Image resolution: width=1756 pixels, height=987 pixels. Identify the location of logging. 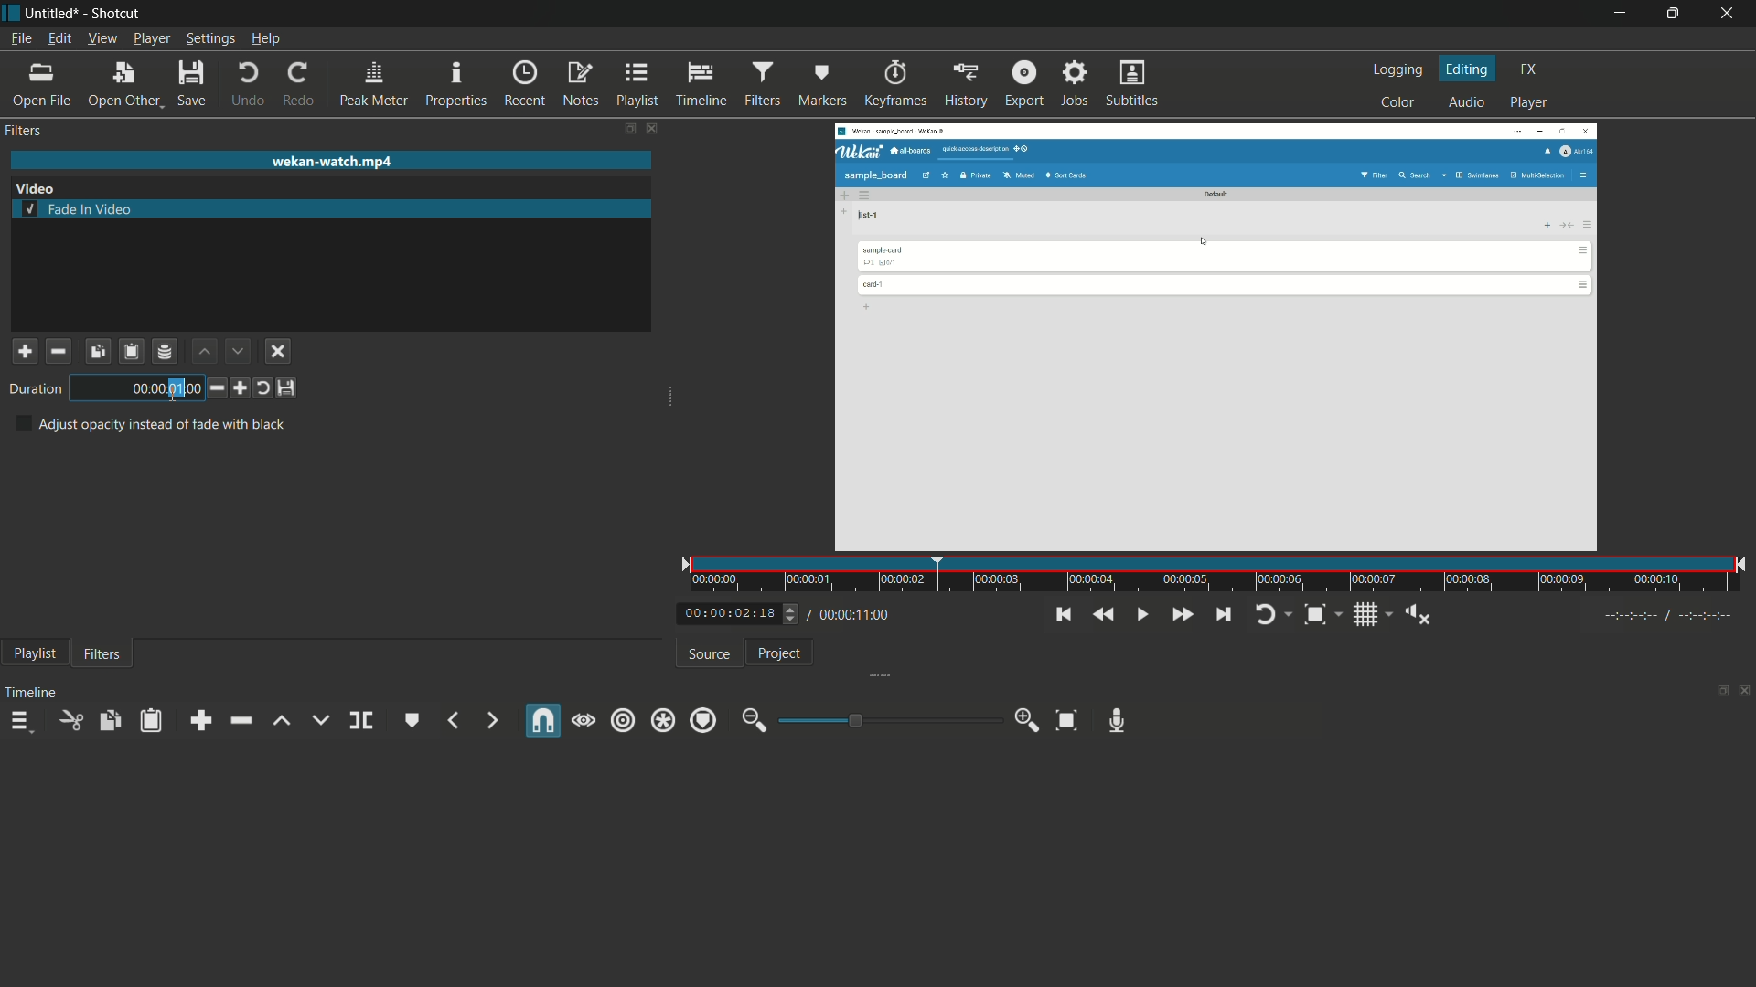
(1401, 70).